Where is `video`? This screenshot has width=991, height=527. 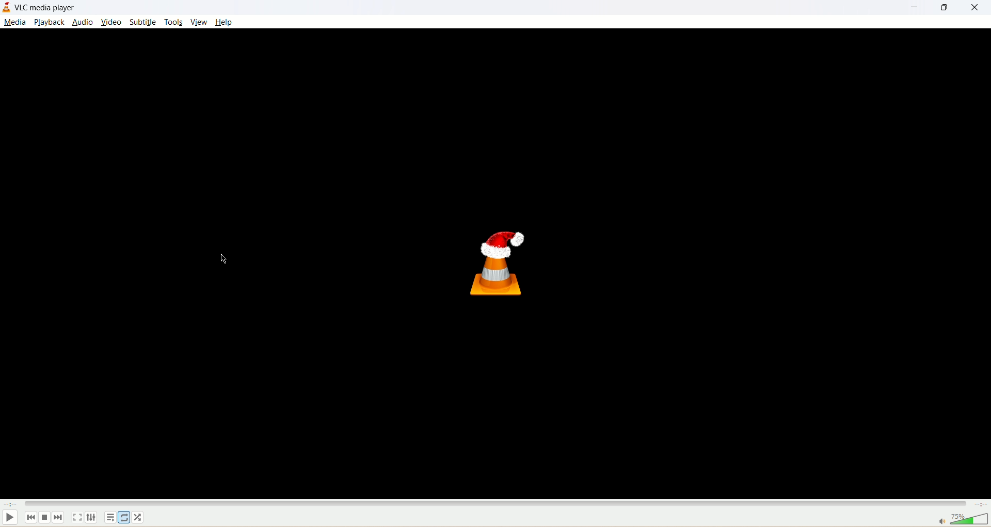 video is located at coordinates (113, 23).